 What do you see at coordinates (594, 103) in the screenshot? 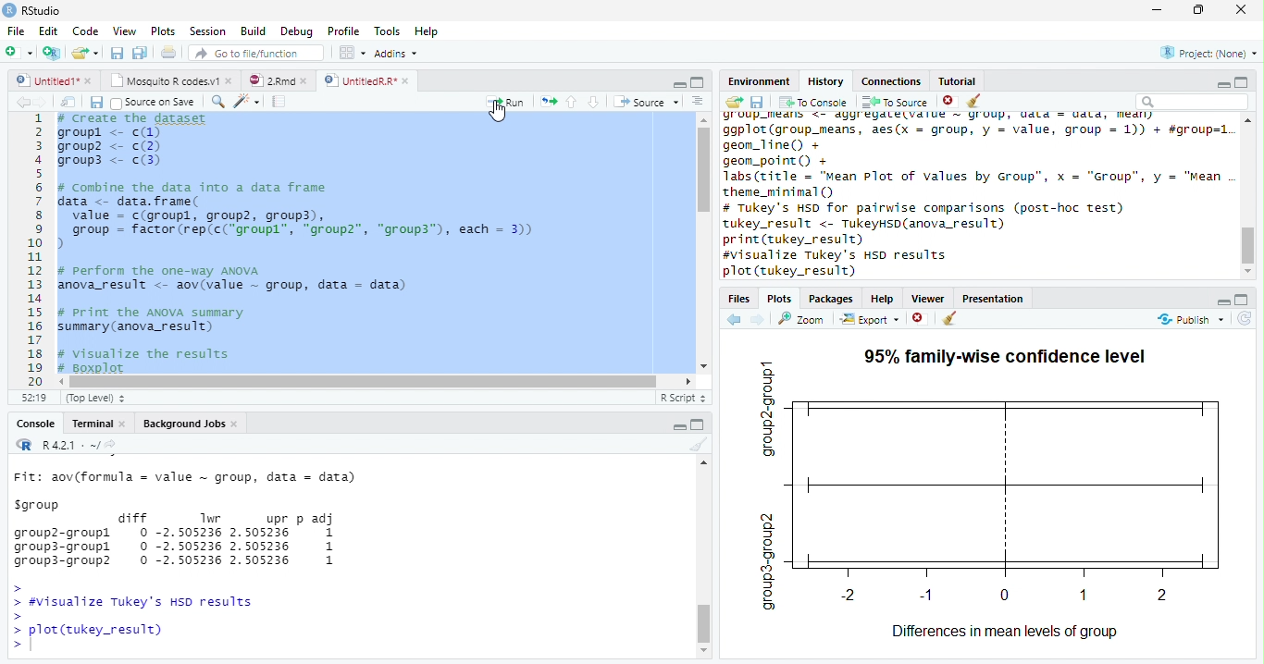
I see `Go to next section ` at bounding box center [594, 103].